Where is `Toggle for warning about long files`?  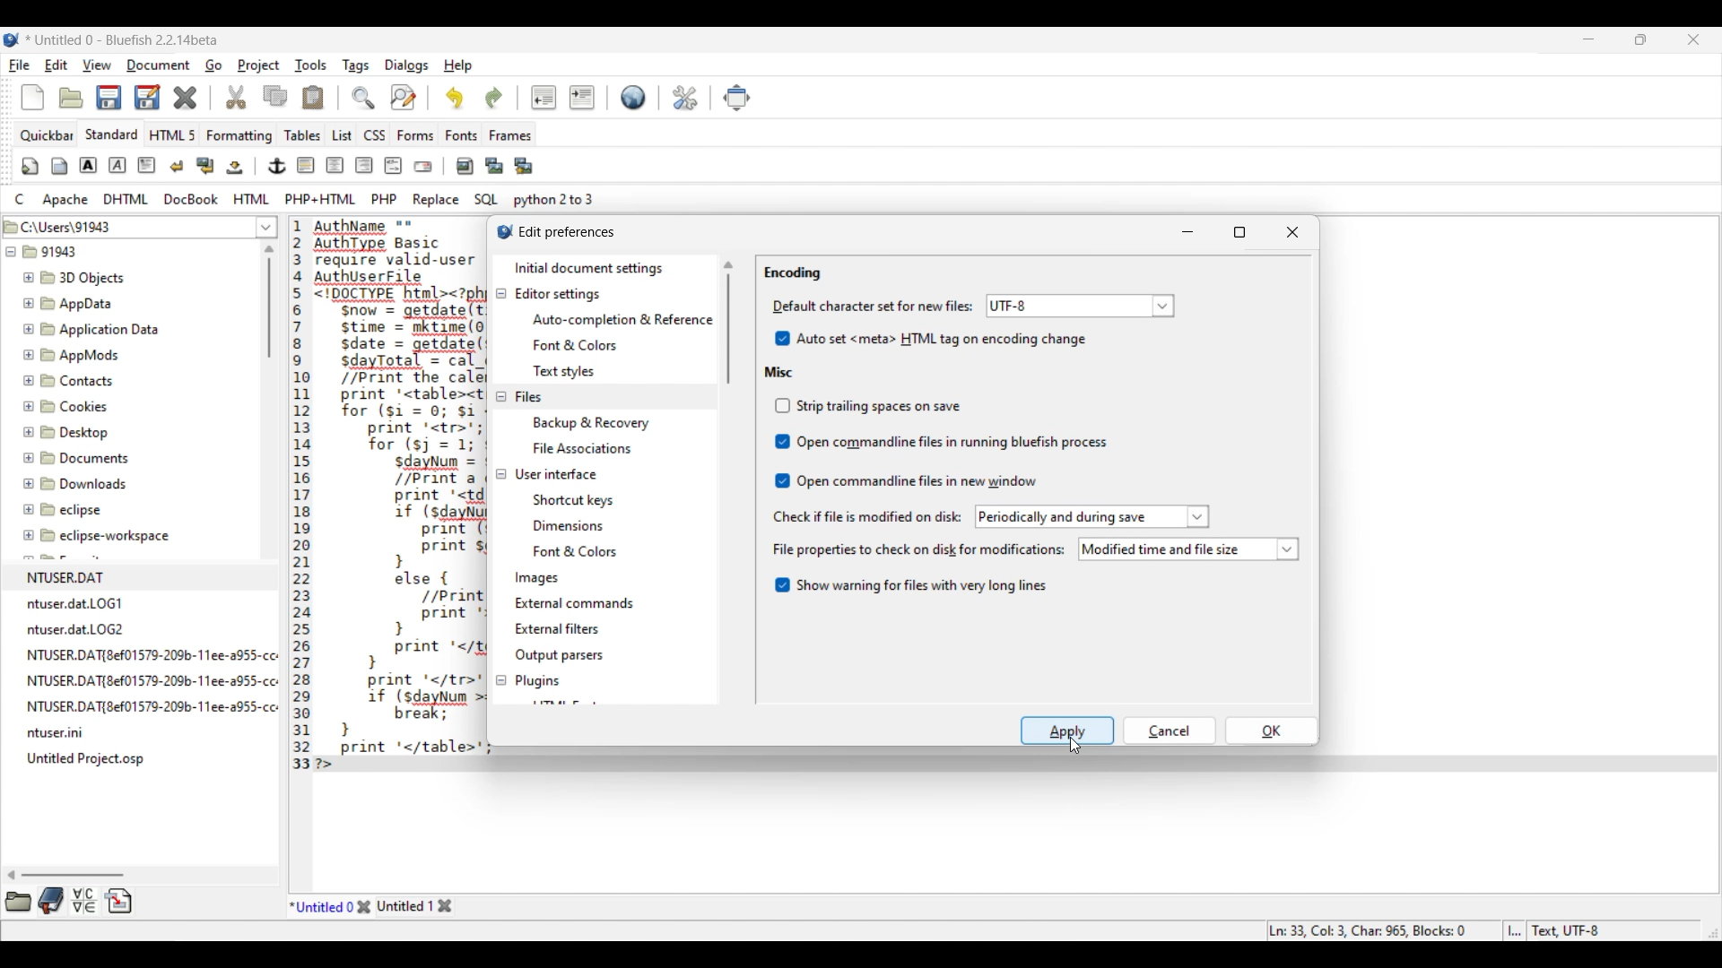 Toggle for warning about long files is located at coordinates (910, 583).